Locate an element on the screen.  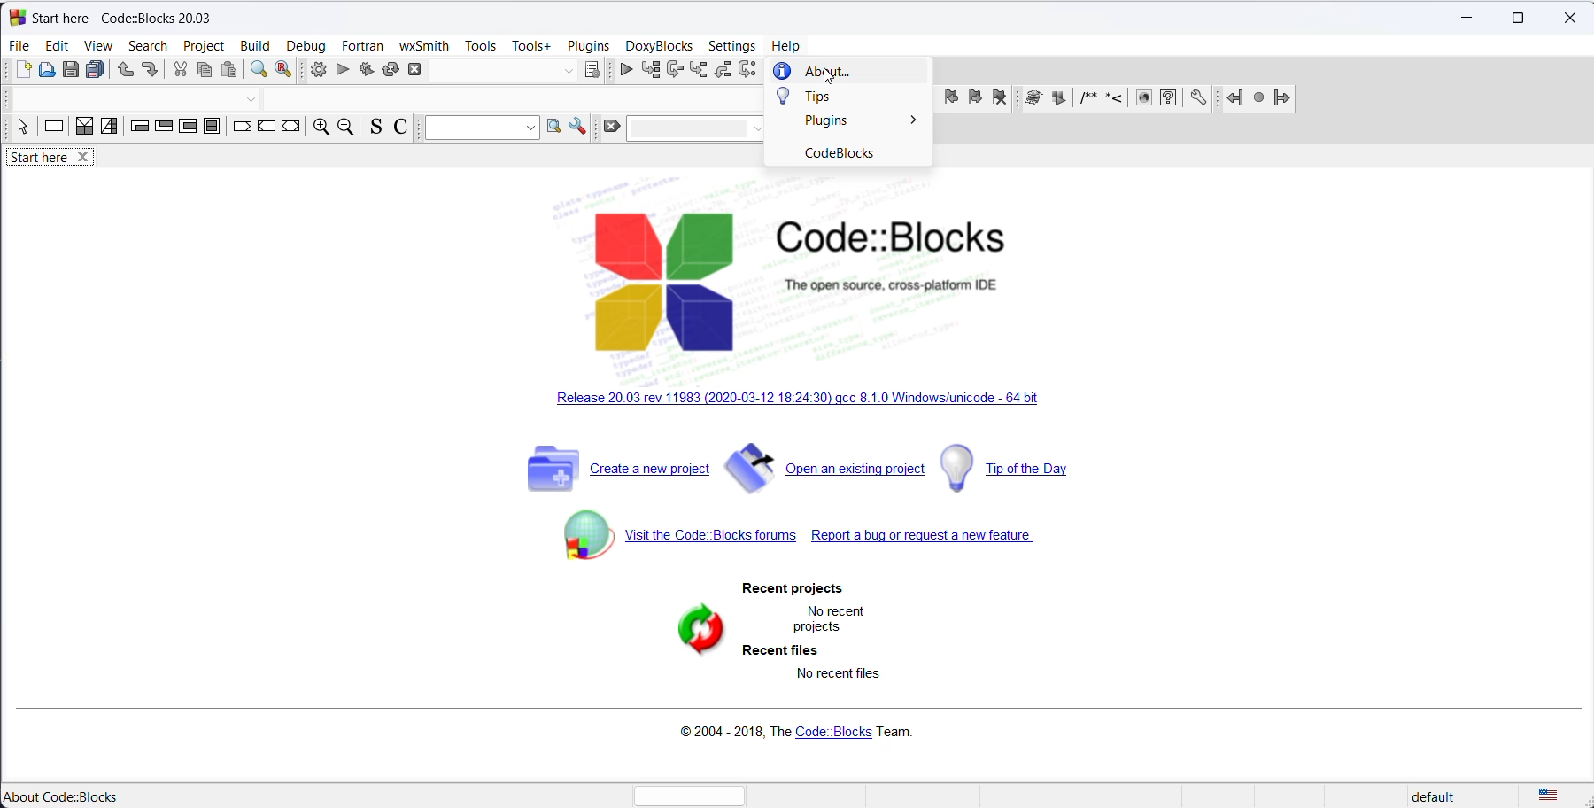
next bookmark is located at coordinates (975, 98).